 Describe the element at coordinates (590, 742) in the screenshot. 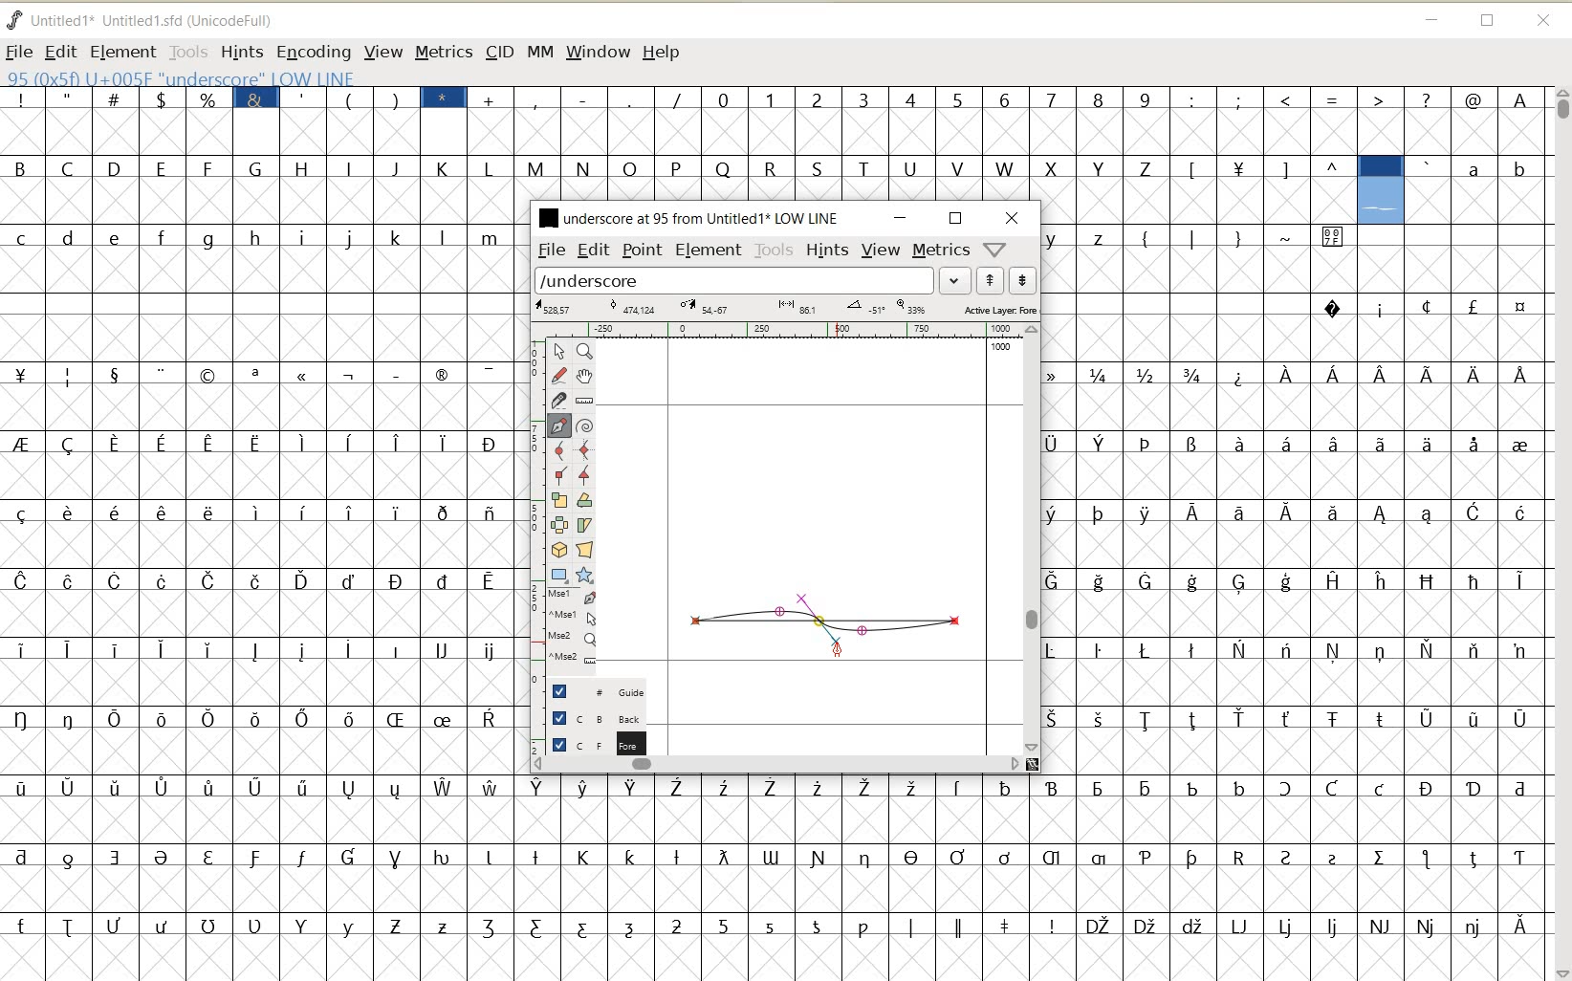

I see `FOREGROUND` at that location.